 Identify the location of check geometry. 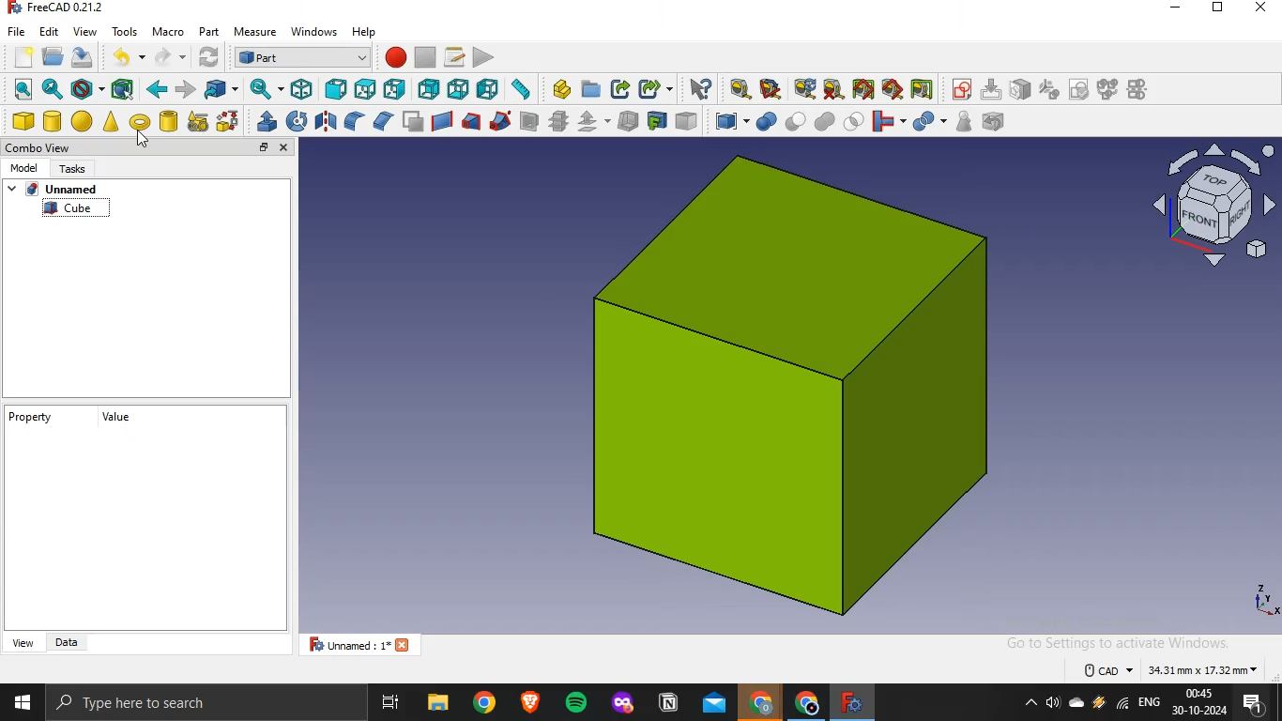
(964, 122).